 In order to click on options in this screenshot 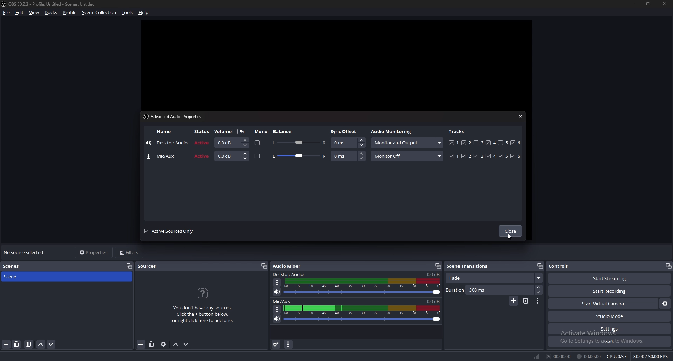, I will do `click(538, 301)`.